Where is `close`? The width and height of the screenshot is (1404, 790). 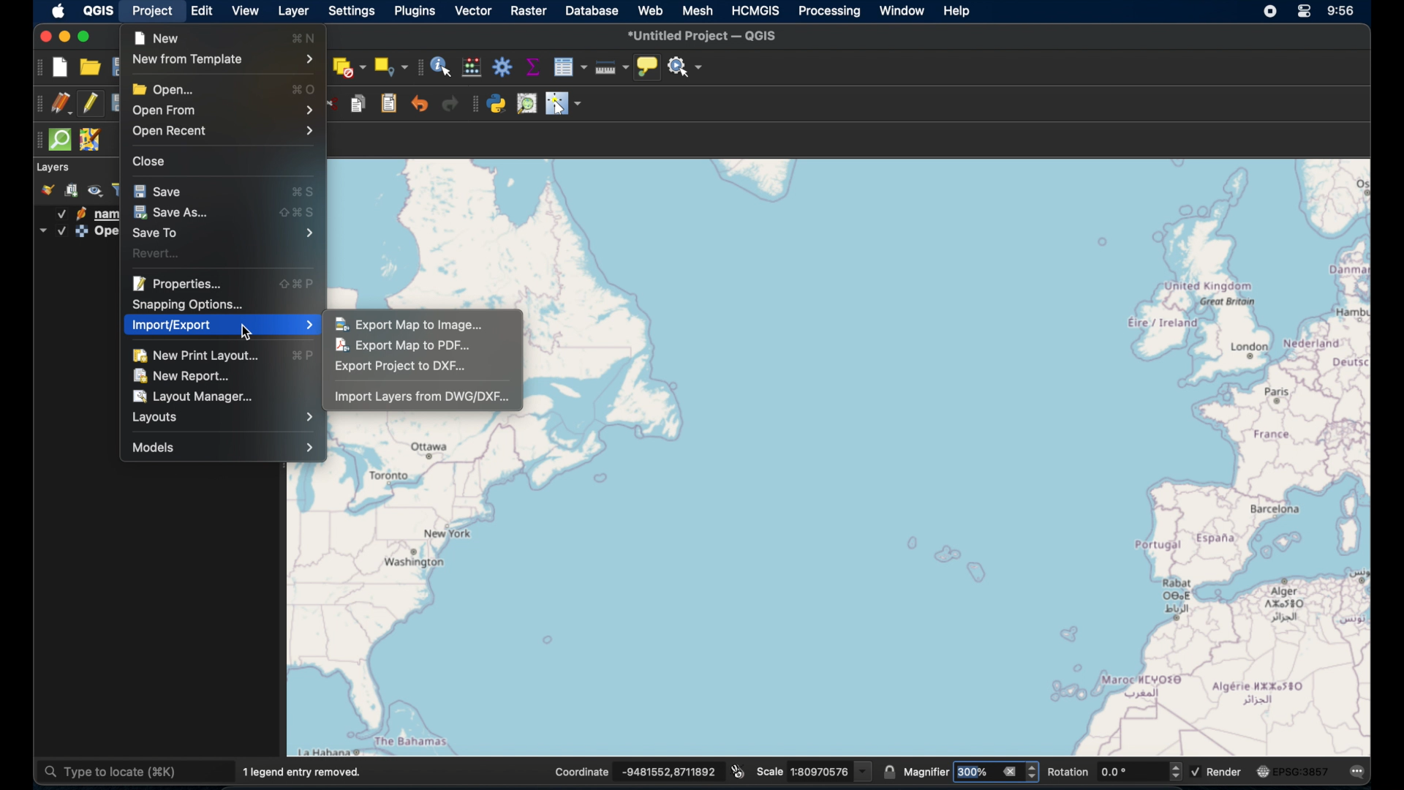
close is located at coordinates (45, 37).